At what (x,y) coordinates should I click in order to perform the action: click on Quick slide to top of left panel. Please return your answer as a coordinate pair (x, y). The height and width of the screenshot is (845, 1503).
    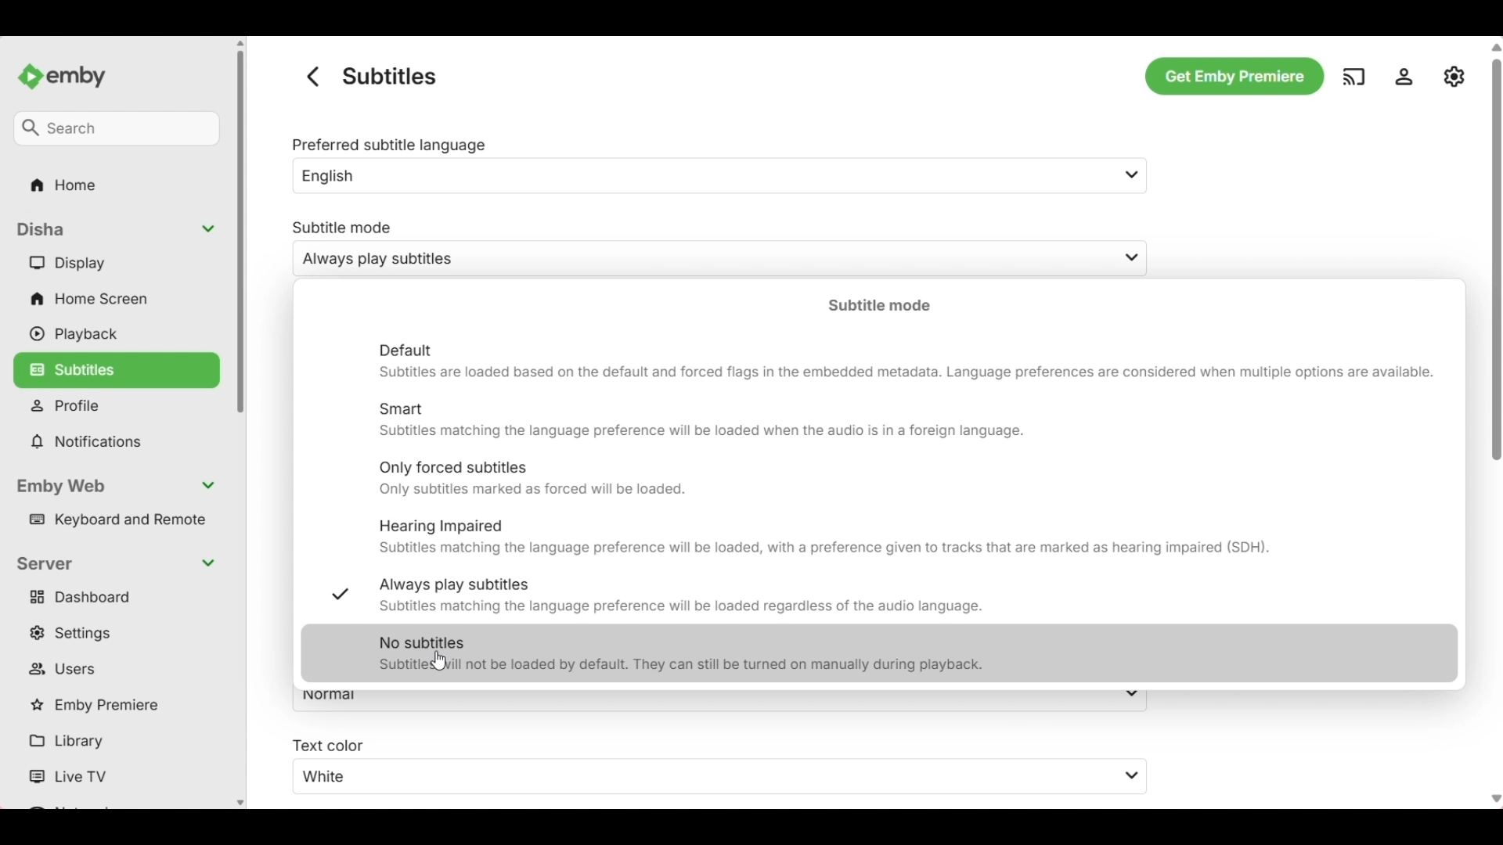
    Looking at the image, I should click on (240, 43).